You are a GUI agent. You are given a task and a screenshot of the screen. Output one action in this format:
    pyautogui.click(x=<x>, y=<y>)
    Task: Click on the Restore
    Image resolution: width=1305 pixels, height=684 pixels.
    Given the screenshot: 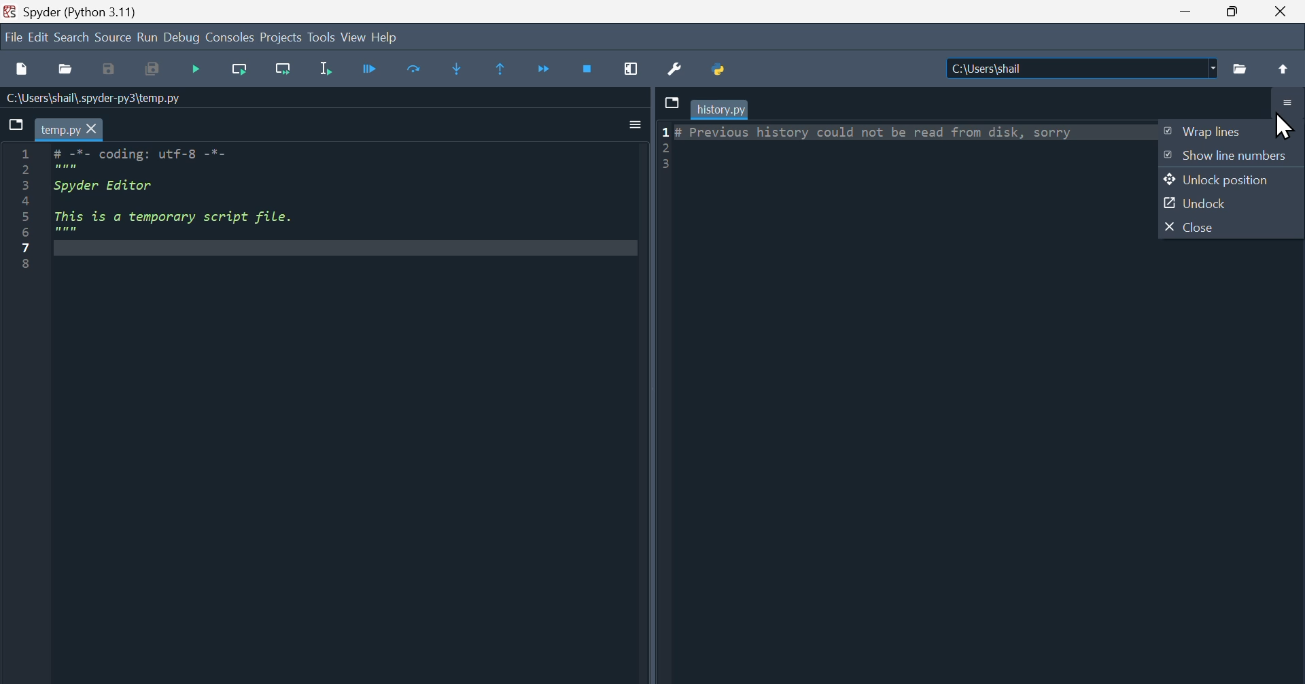 What is the action you would take?
    pyautogui.click(x=1231, y=13)
    